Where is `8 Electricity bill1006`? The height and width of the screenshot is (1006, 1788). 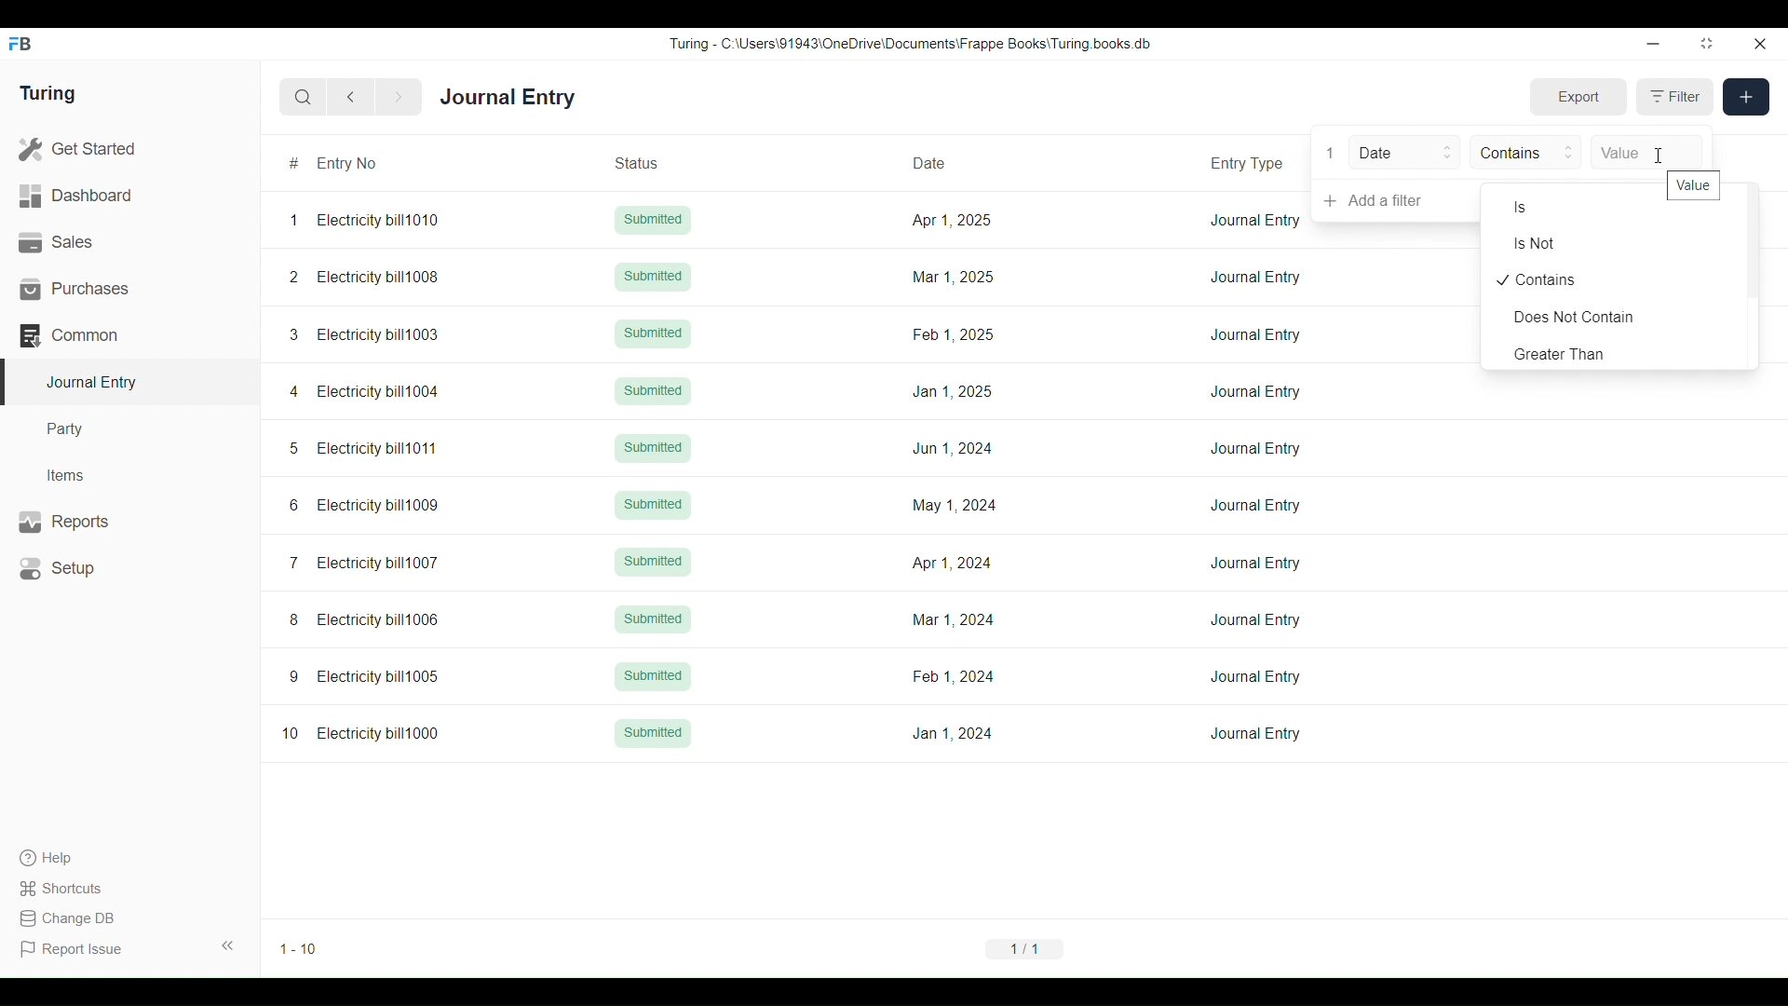
8 Electricity bill1006 is located at coordinates (364, 619).